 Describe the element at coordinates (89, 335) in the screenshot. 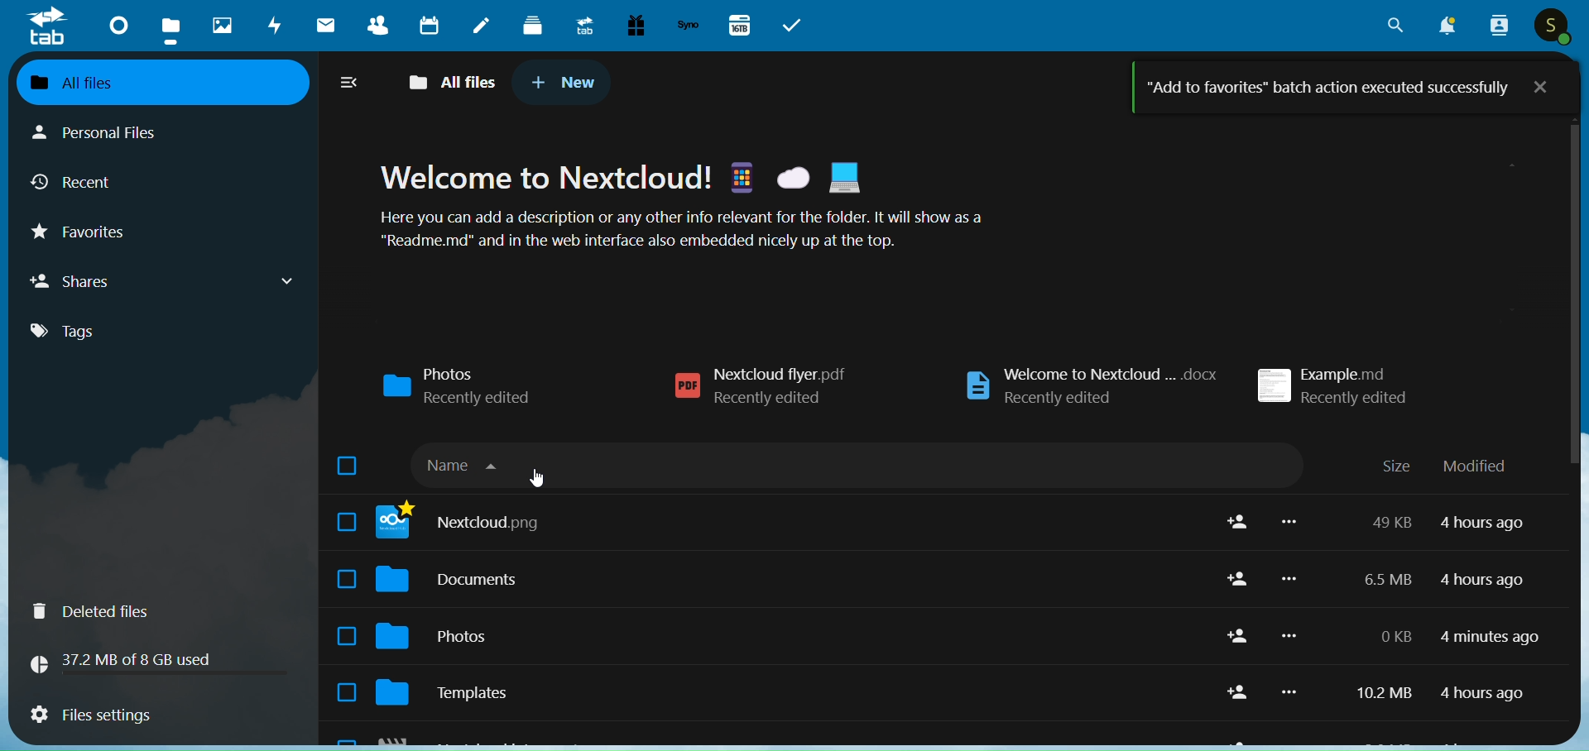

I see `tags` at that location.